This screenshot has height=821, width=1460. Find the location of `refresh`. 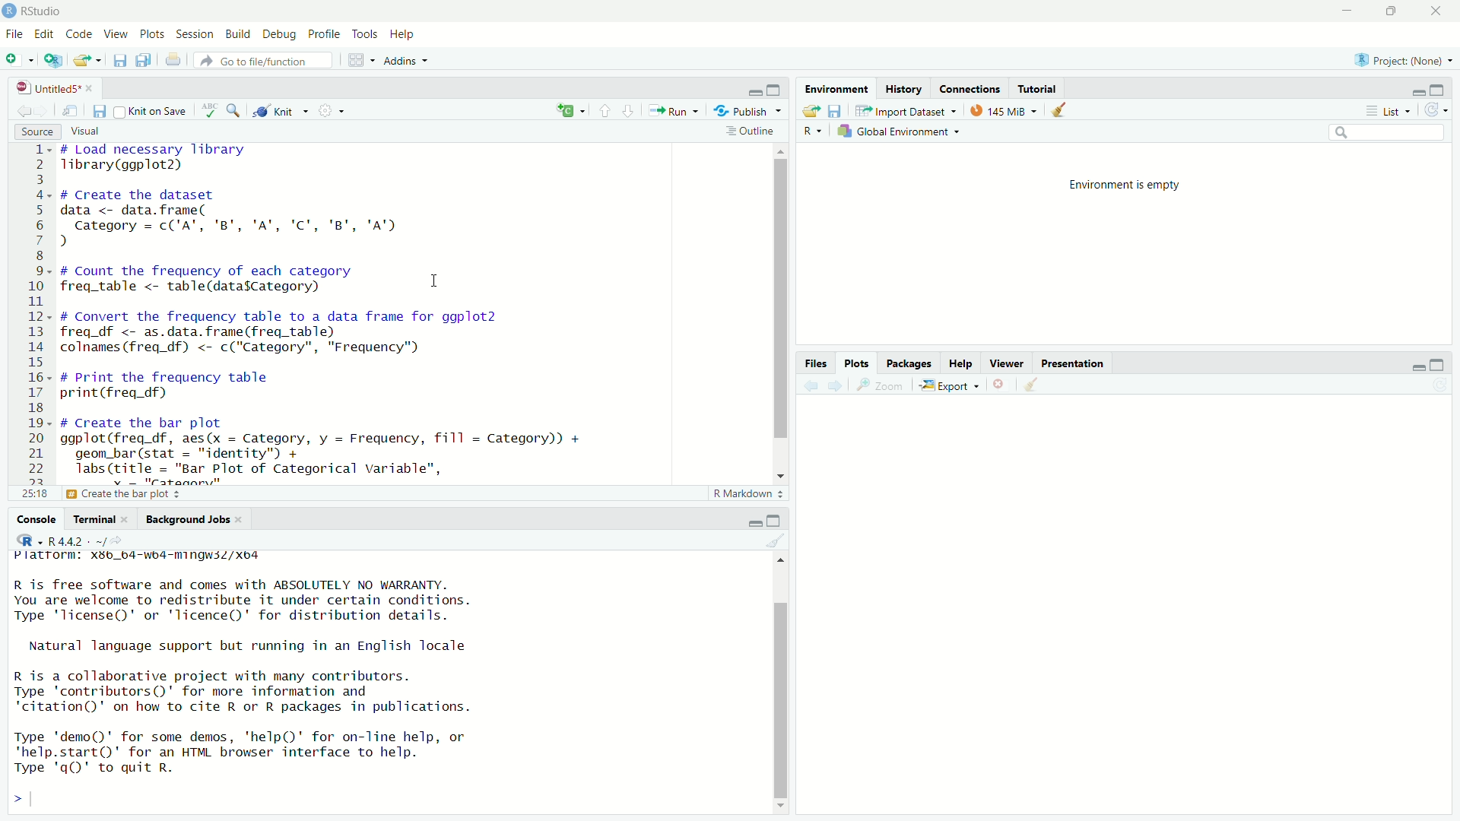

refresh is located at coordinates (1436, 110).